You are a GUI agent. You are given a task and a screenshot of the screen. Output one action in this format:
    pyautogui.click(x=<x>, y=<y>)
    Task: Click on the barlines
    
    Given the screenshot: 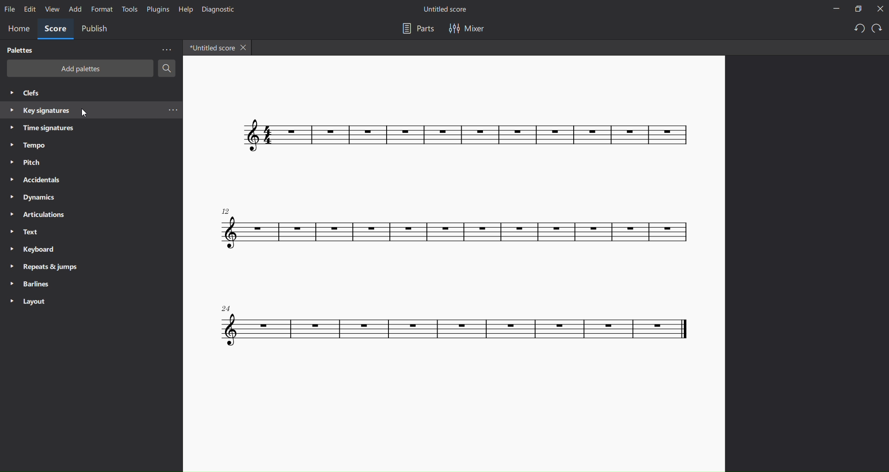 What is the action you would take?
    pyautogui.click(x=30, y=283)
    